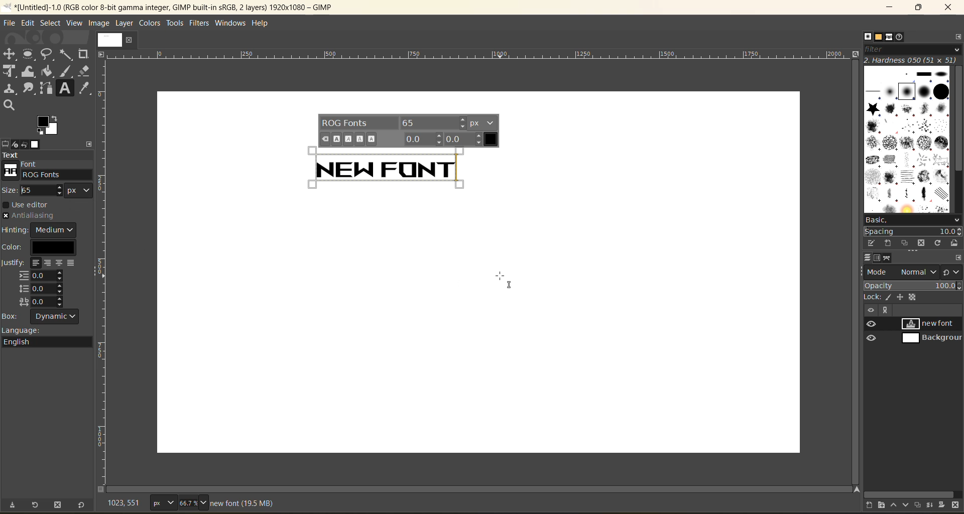 This screenshot has width=964, height=514. Describe the element at coordinates (510, 281) in the screenshot. I see `cursor` at that location.